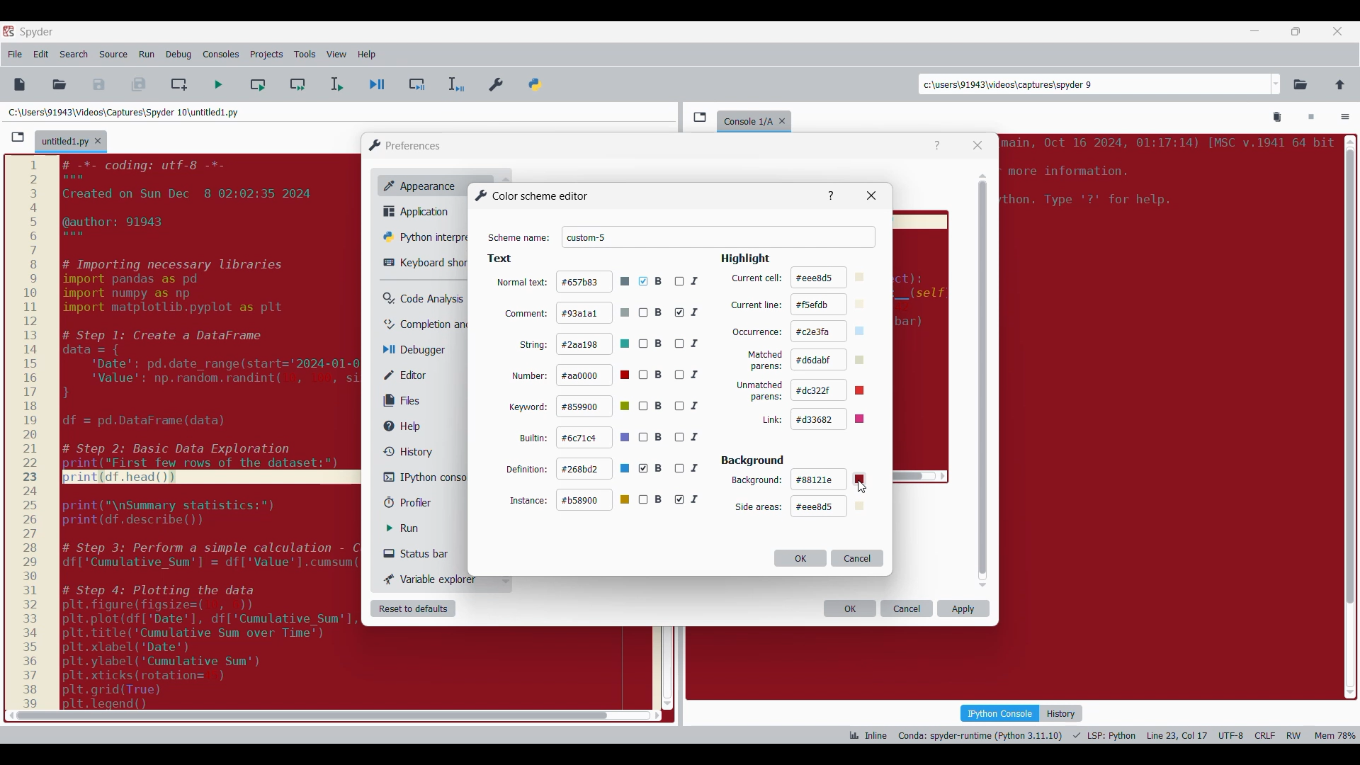 This screenshot has height=765, width=1360. Describe the element at coordinates (999, 713) in the screenshot. I see `IPython console` at that location.